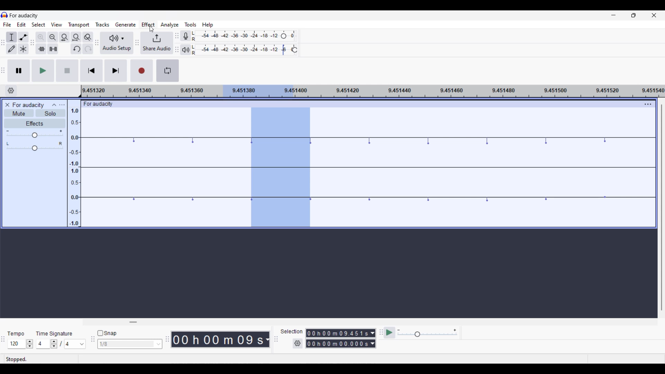 The height and width of the screenshot is (374, 665). What do you see at coordinates (484, 168) in the screenshot?
I see `Current track` at bounding box center [484, 168].